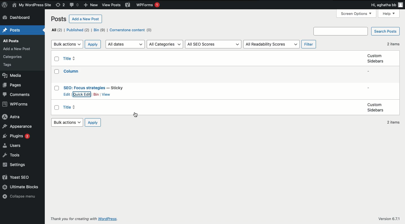  What do you see at coordinates (60, 5) in the screenshot?
I see `Revisions` at bounding box center [60, 5].